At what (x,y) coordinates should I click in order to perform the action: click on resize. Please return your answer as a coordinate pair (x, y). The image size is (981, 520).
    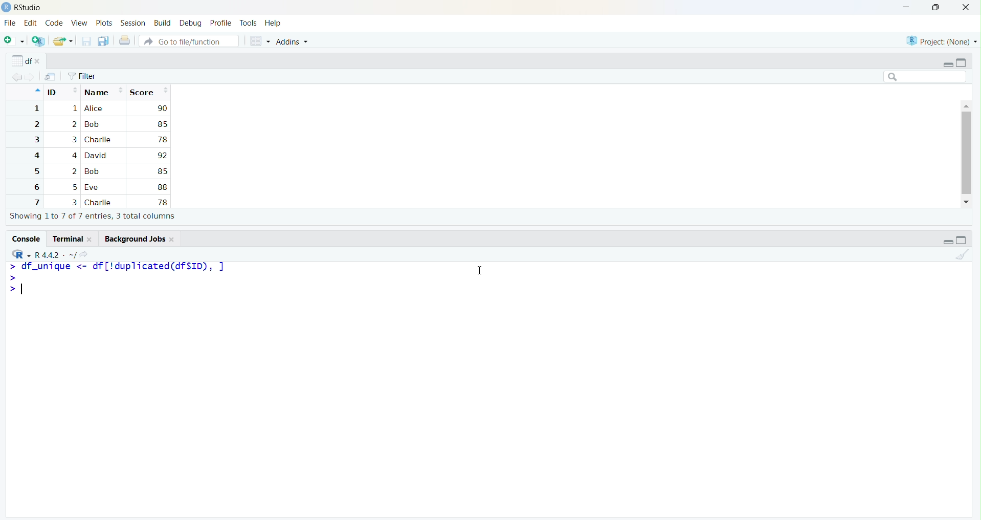
    Looking at the image, I should click on (936, 8).